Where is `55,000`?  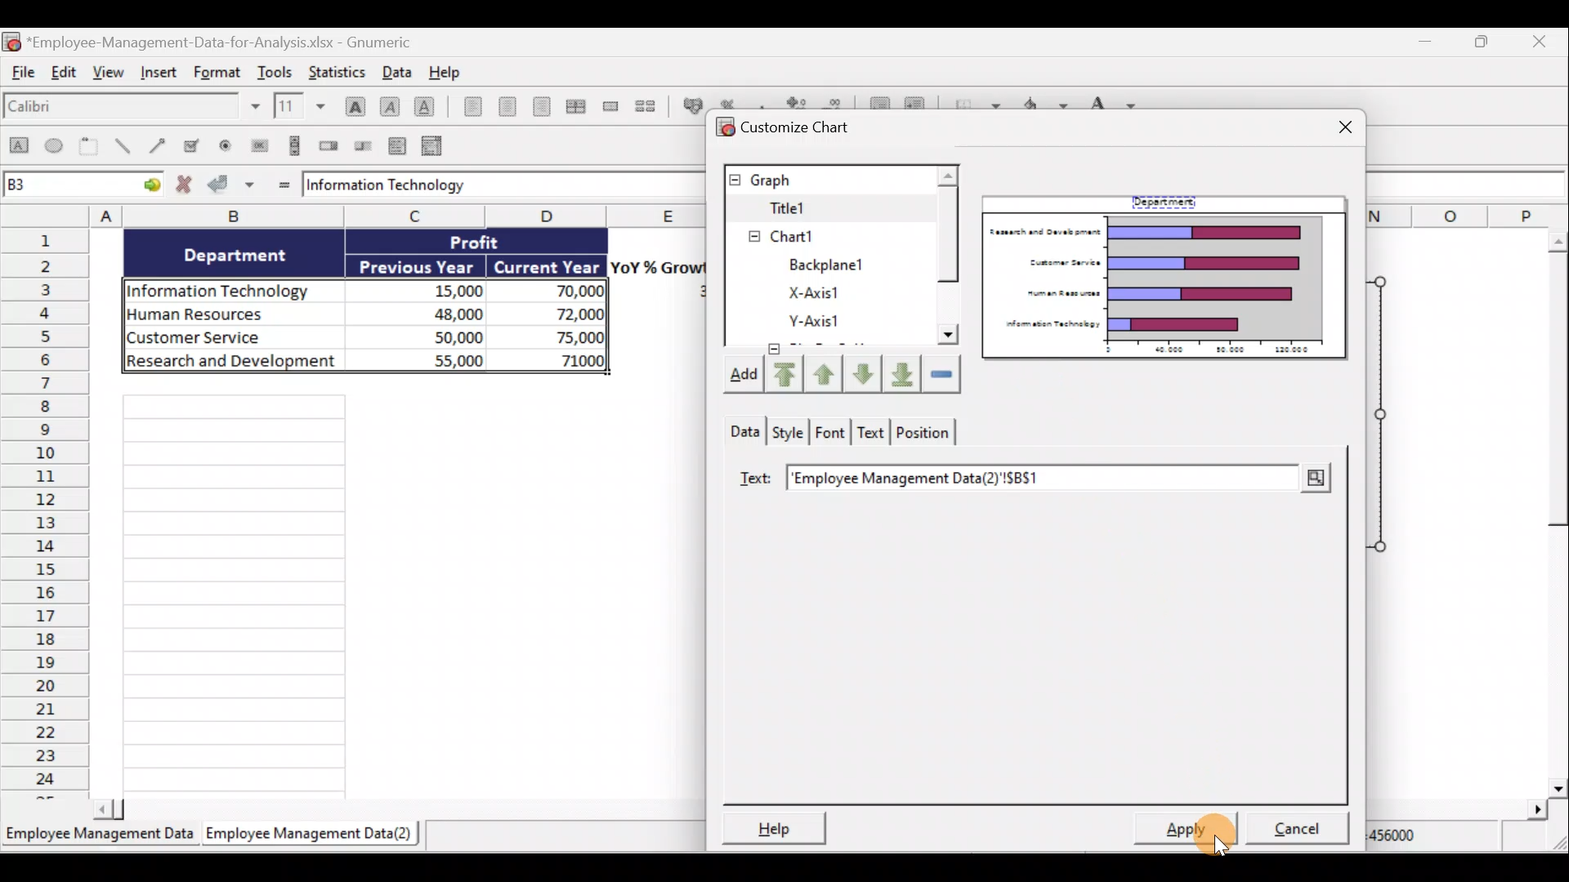 55,000 is located at coordinates (437, 359).